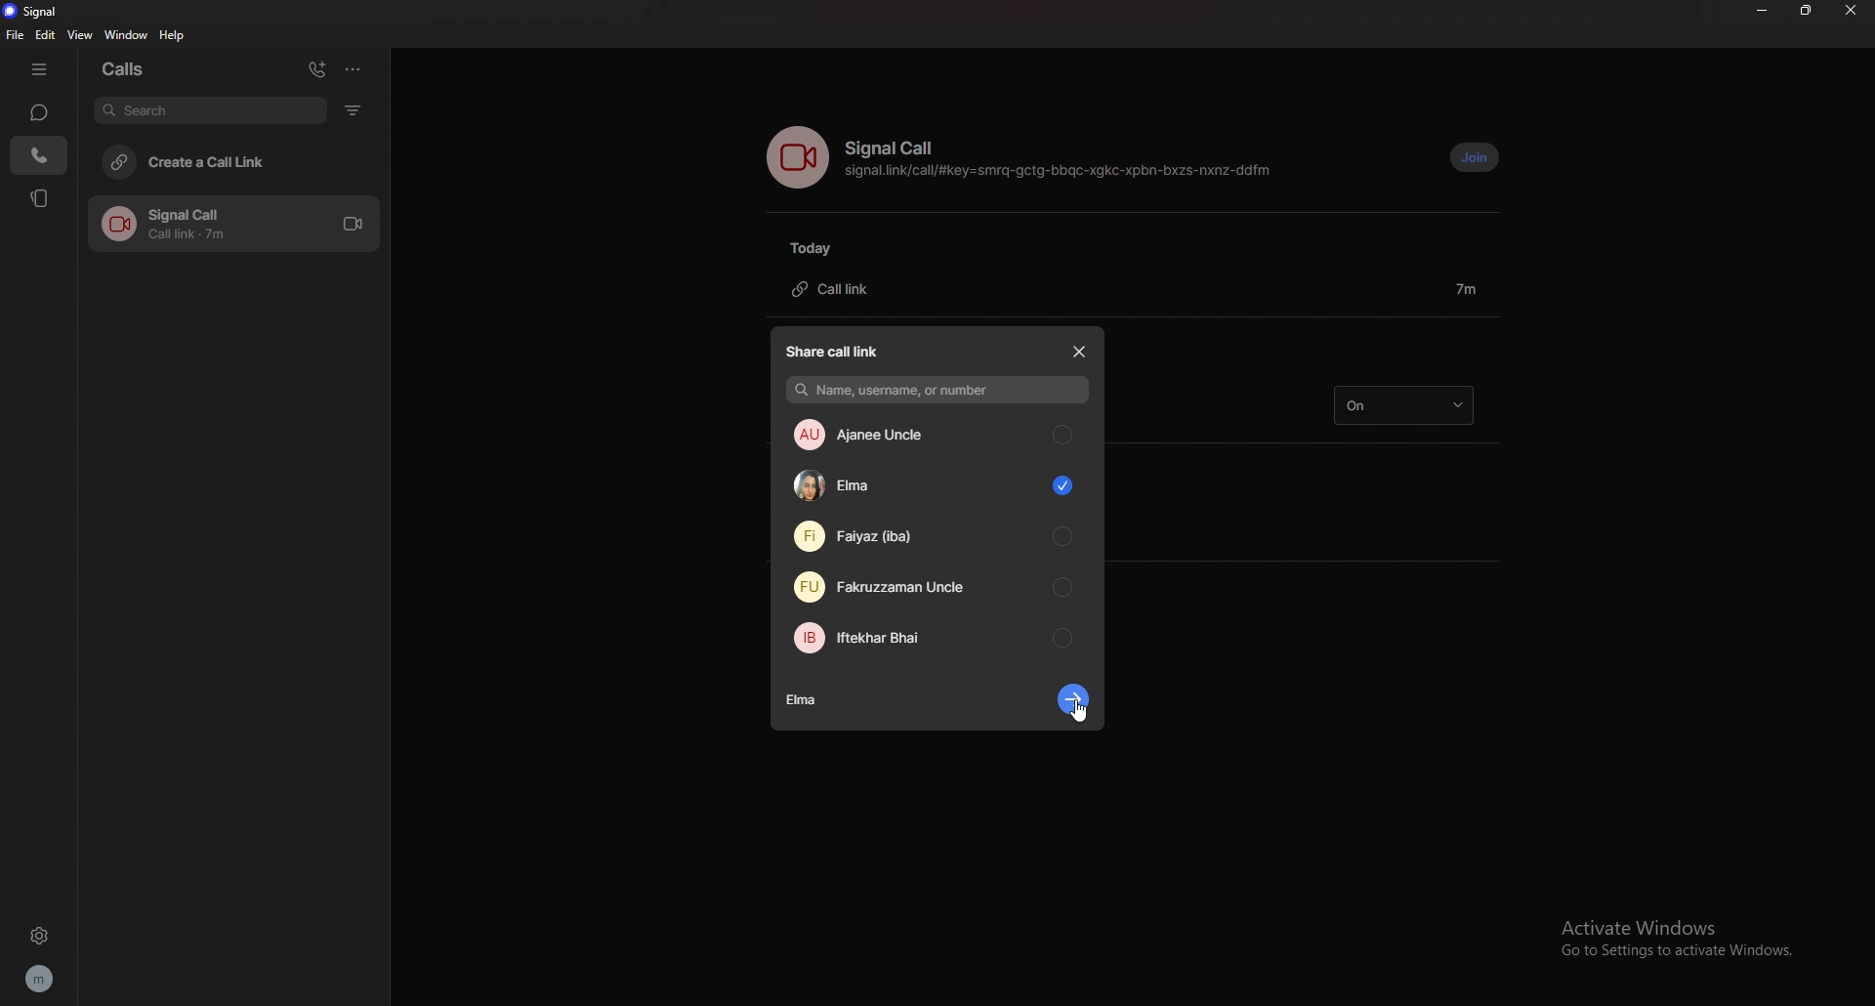 The image size is (1875, 1006). What do you see at coordinates (1100, 483) in the screenshot?
I see `scroll bar` at bounding box center [1100, 483].